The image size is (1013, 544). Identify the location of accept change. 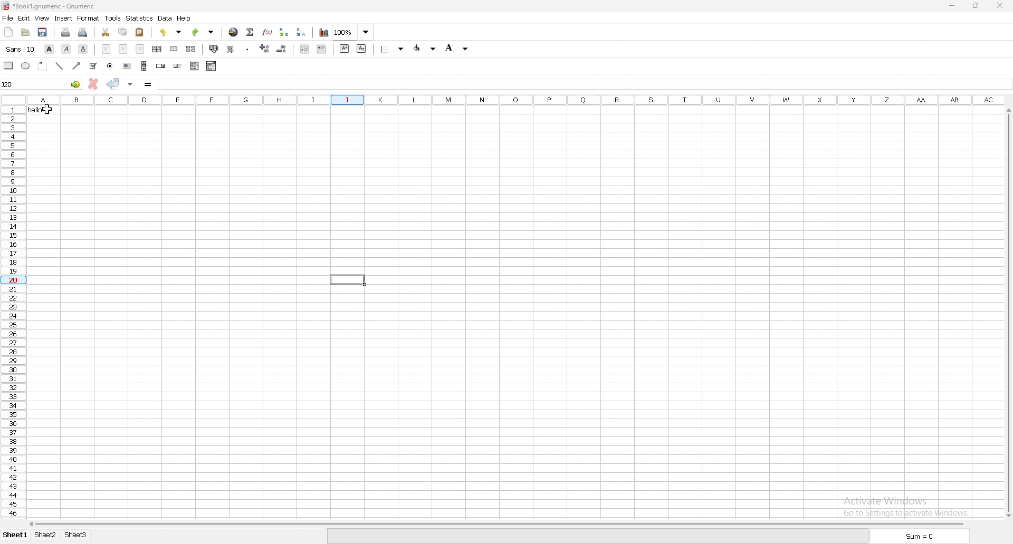
(114, 83).